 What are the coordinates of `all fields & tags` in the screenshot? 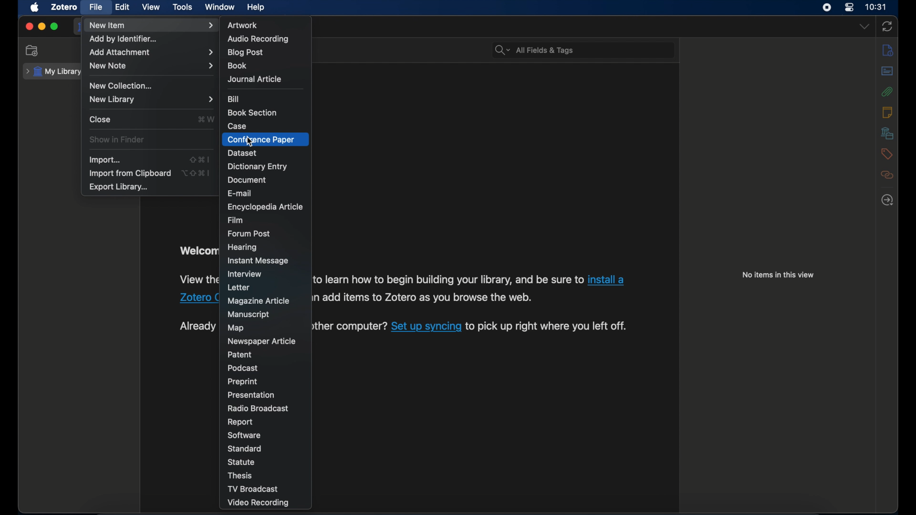 It's located at (534, 50).